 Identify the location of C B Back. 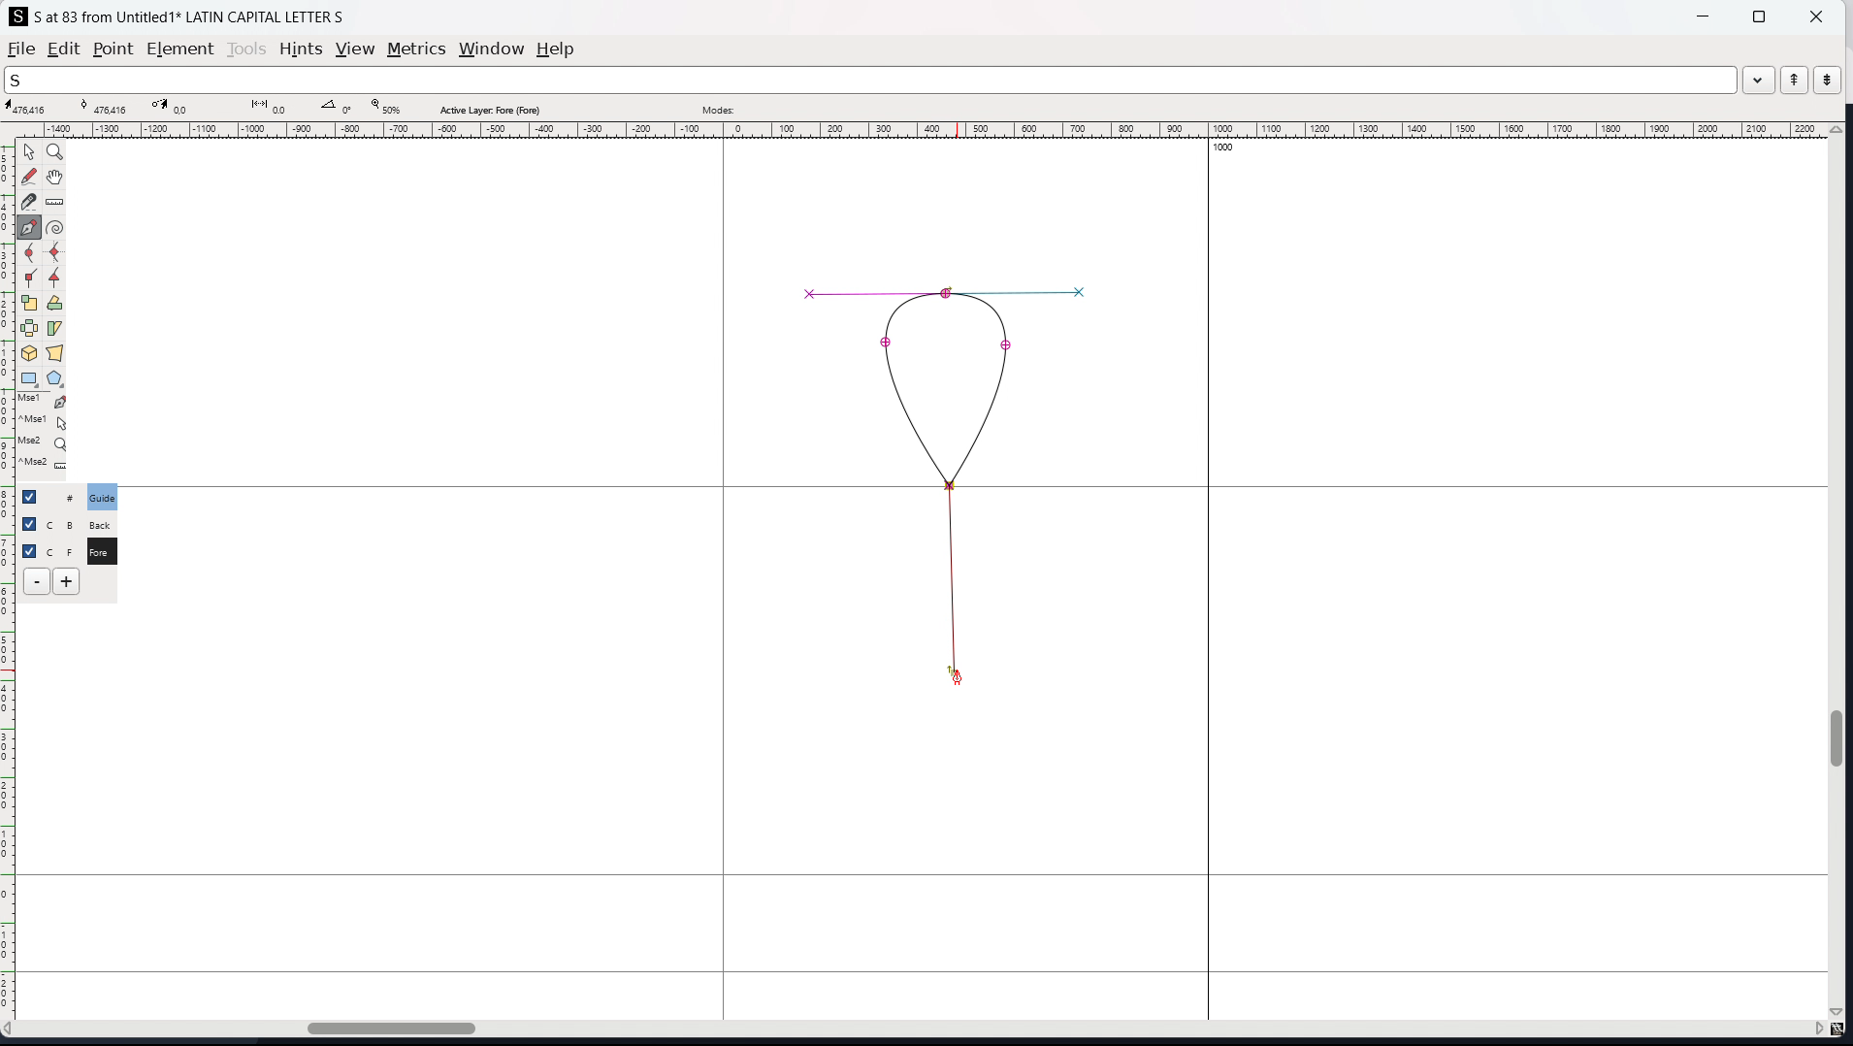
(99, 522).